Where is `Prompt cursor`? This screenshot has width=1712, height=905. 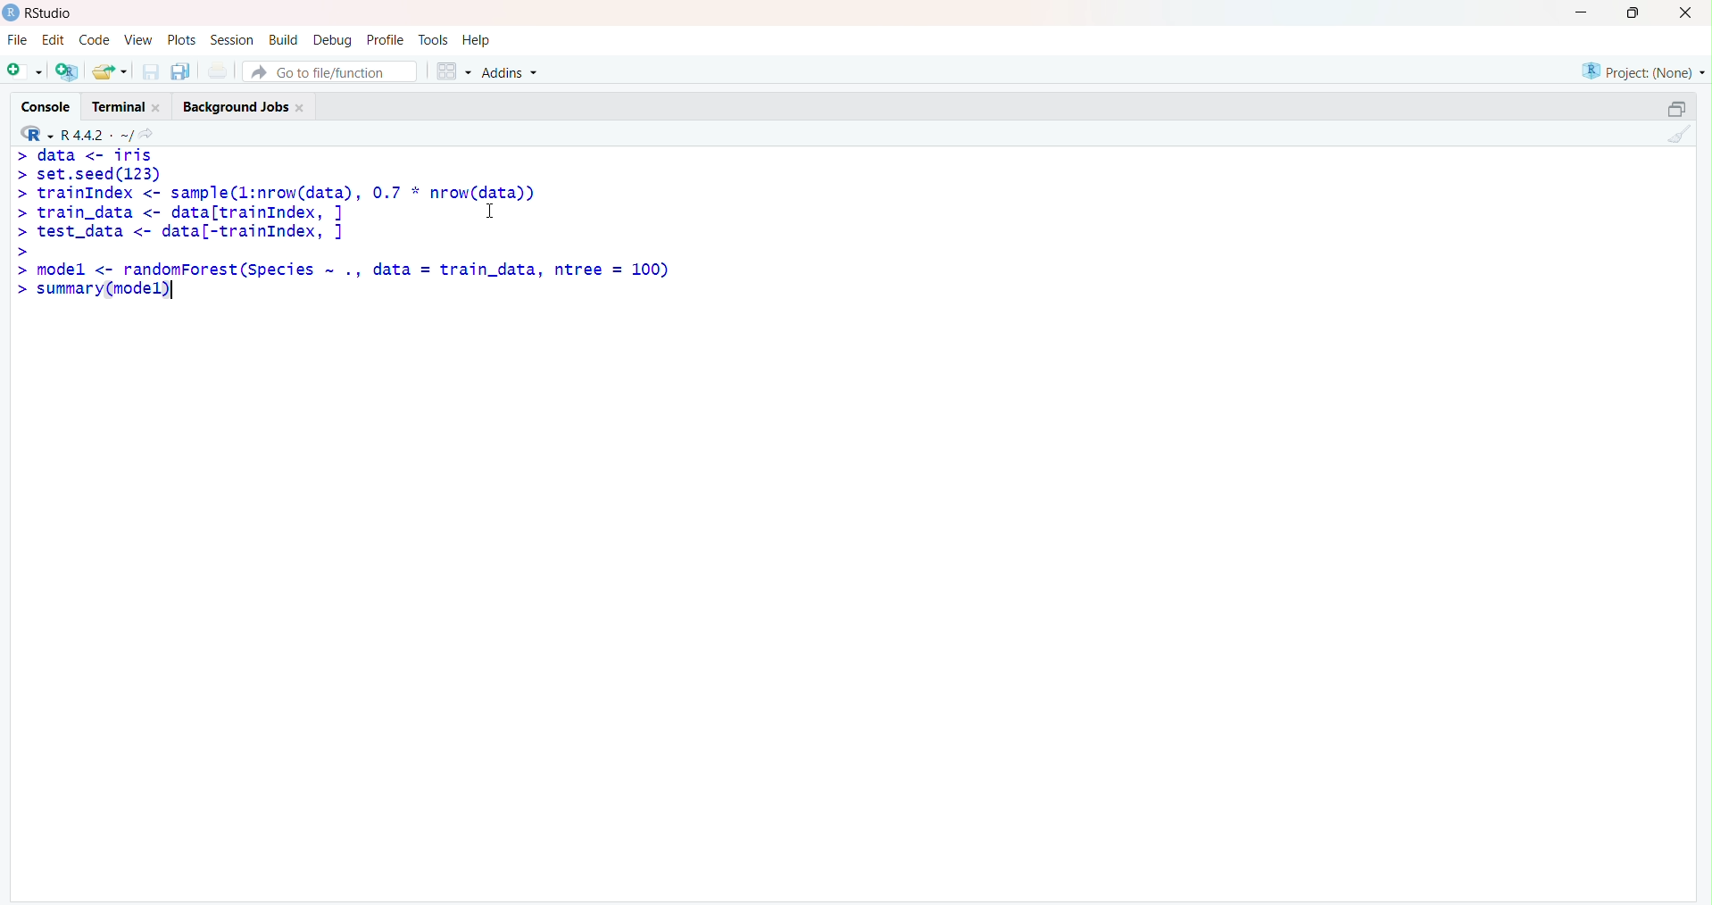
Prompt cursor is located at coordinates (21, 292).